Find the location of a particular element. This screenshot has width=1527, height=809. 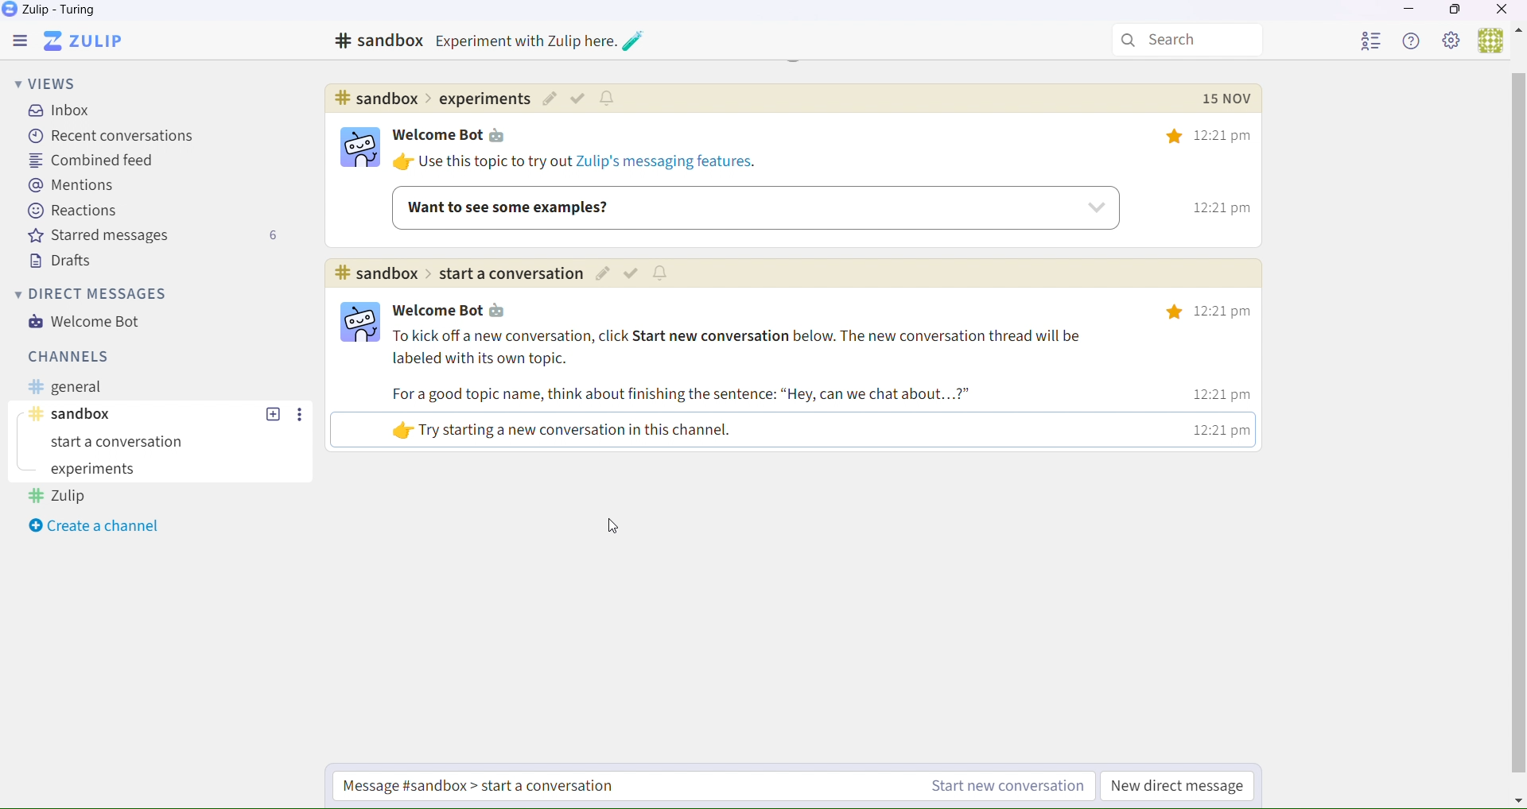

Box is located at coordinates (1456, 13).